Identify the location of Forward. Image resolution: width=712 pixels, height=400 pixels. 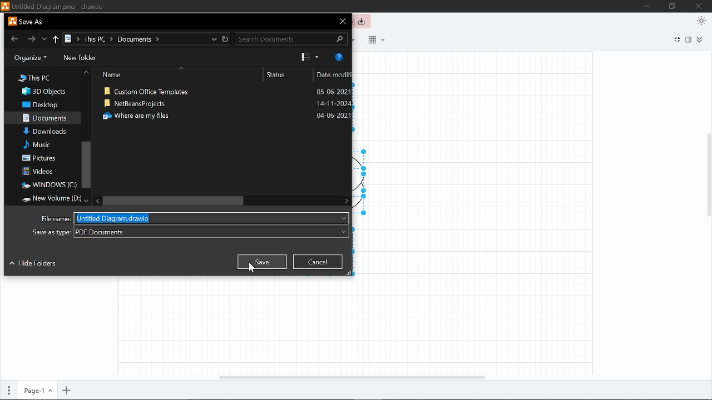
(32, 39).